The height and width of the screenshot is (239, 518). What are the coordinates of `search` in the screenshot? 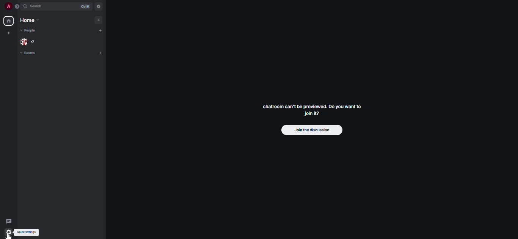 It's located at (36, 6).